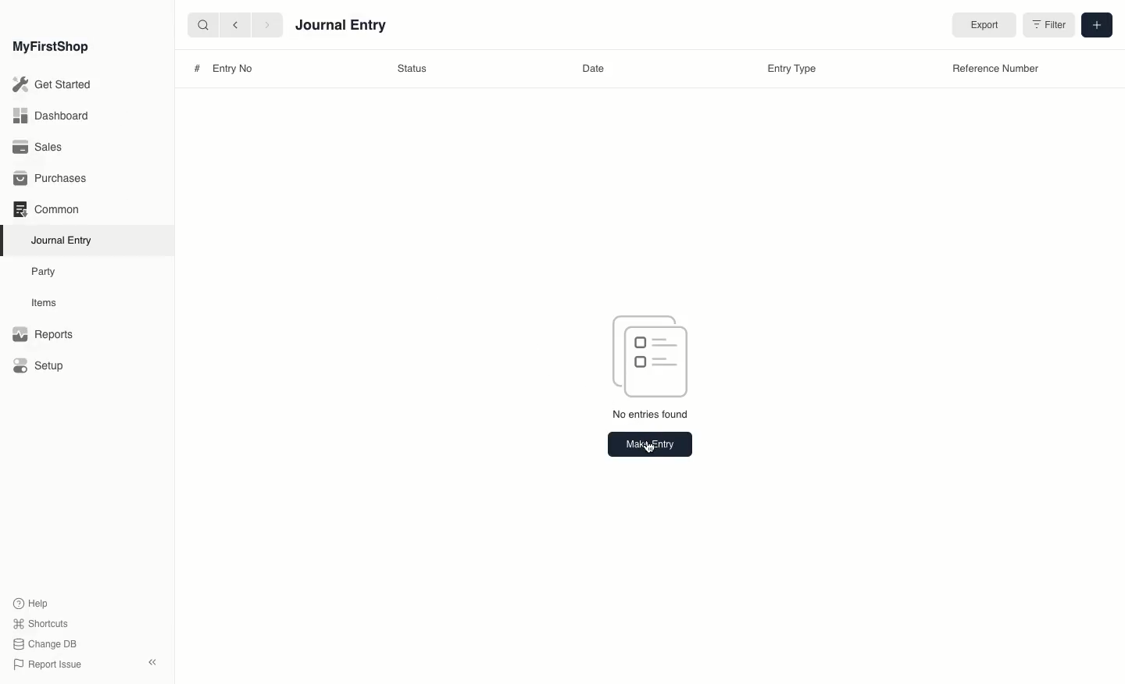  What do you see at coordinates (42, 335) in the screenshot?
I see `Reports` at bounding box center [42, 335].